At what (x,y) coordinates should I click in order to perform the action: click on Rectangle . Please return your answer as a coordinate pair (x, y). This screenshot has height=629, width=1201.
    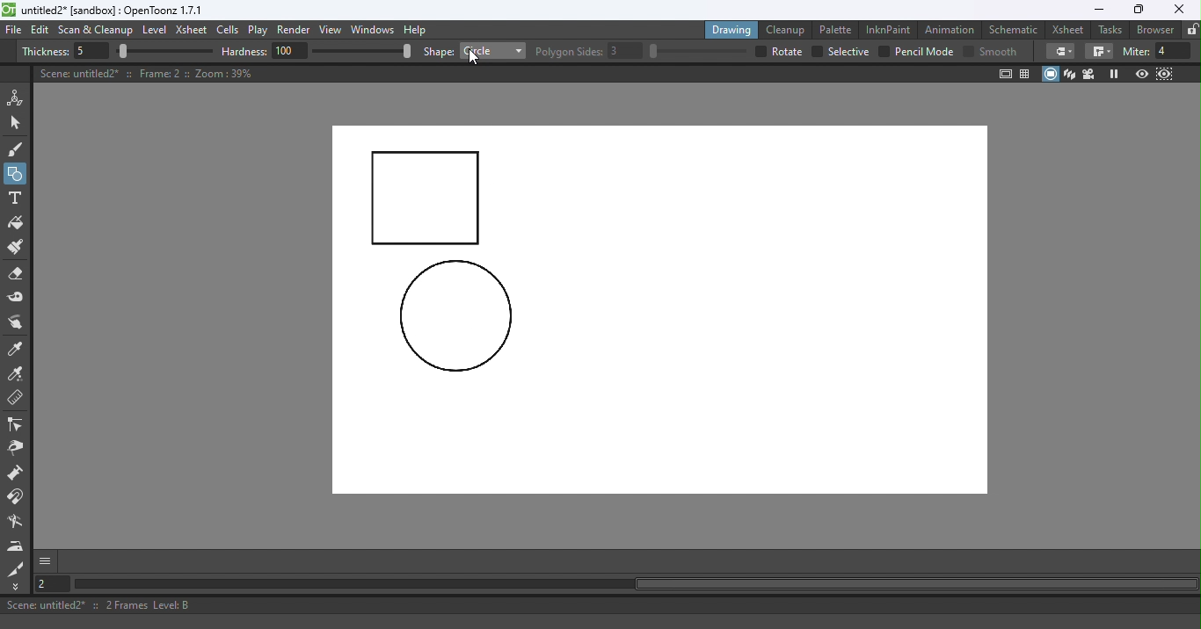
    Looking at the image, I should click on (492, 51).